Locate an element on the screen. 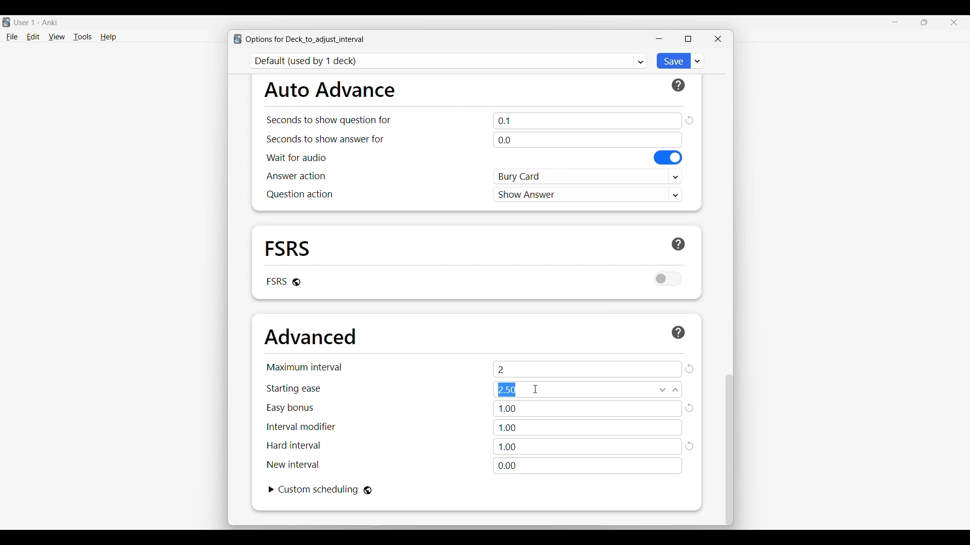 Image resolution: width=970 pixels, height=545 pixels. Indicates max. interval is located at coordinates (305, 367).